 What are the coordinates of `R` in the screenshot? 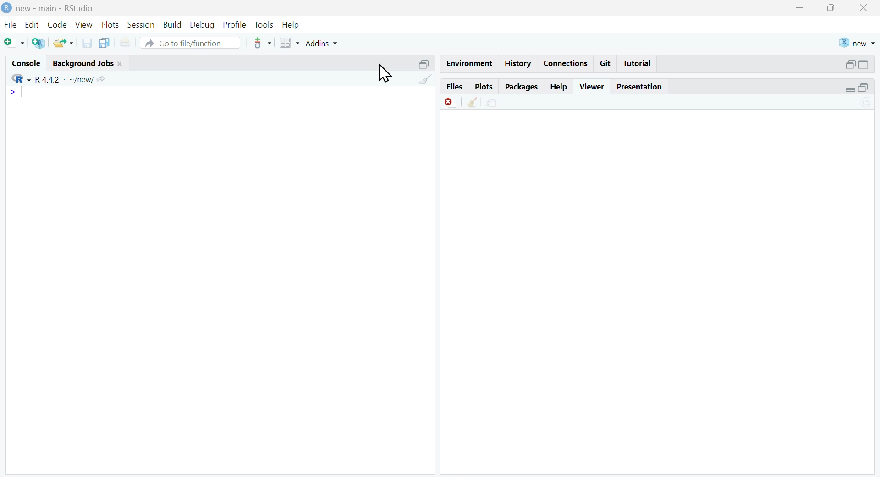 It's located at (21, 79).